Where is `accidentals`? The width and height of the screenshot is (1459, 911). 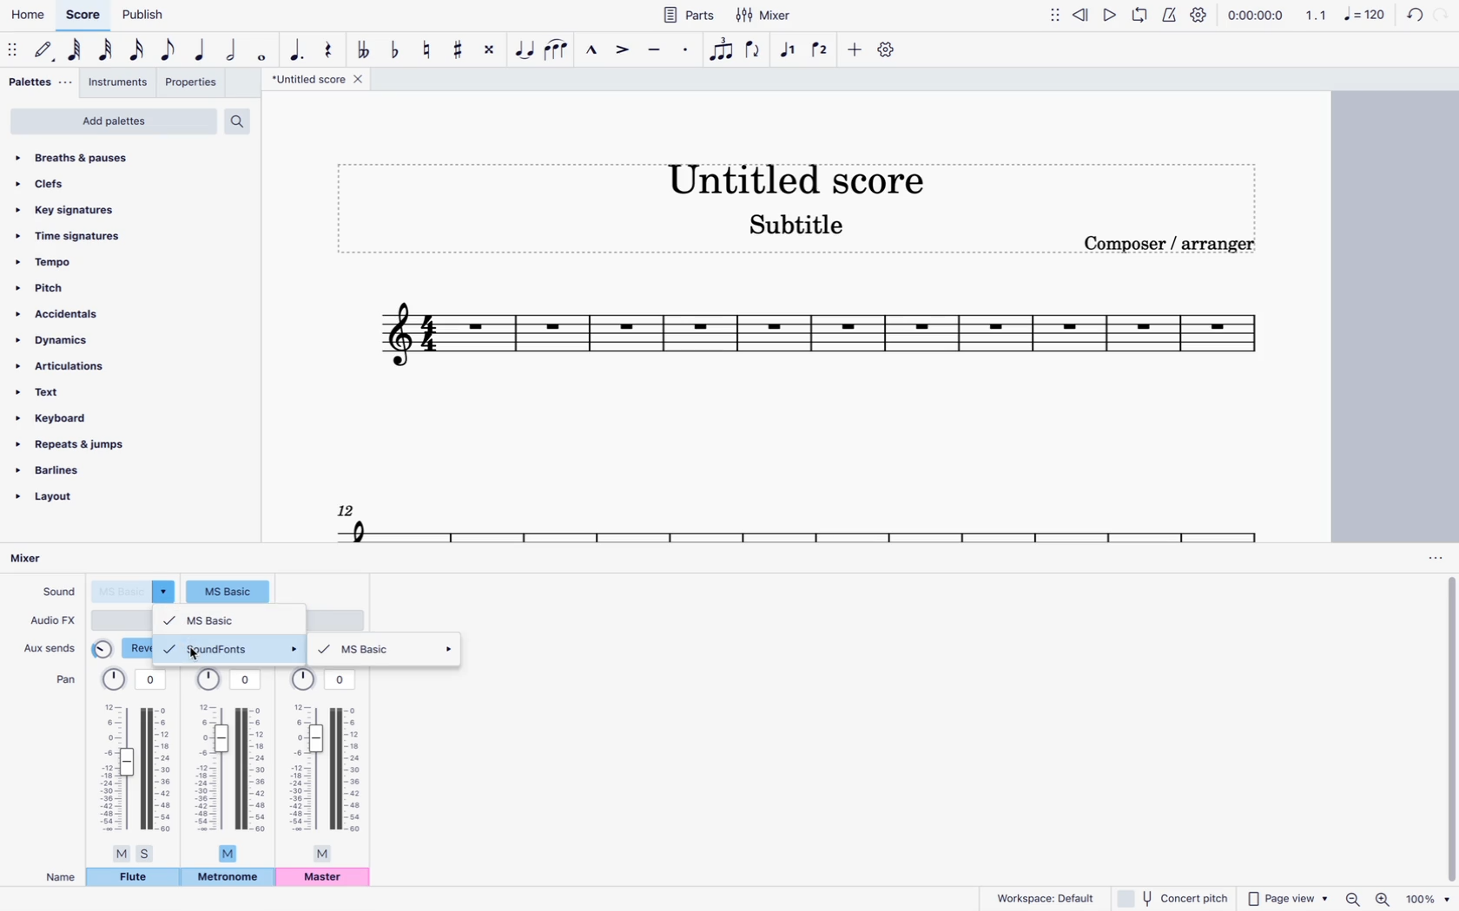 accidentals is located at coordinates (66, 314).